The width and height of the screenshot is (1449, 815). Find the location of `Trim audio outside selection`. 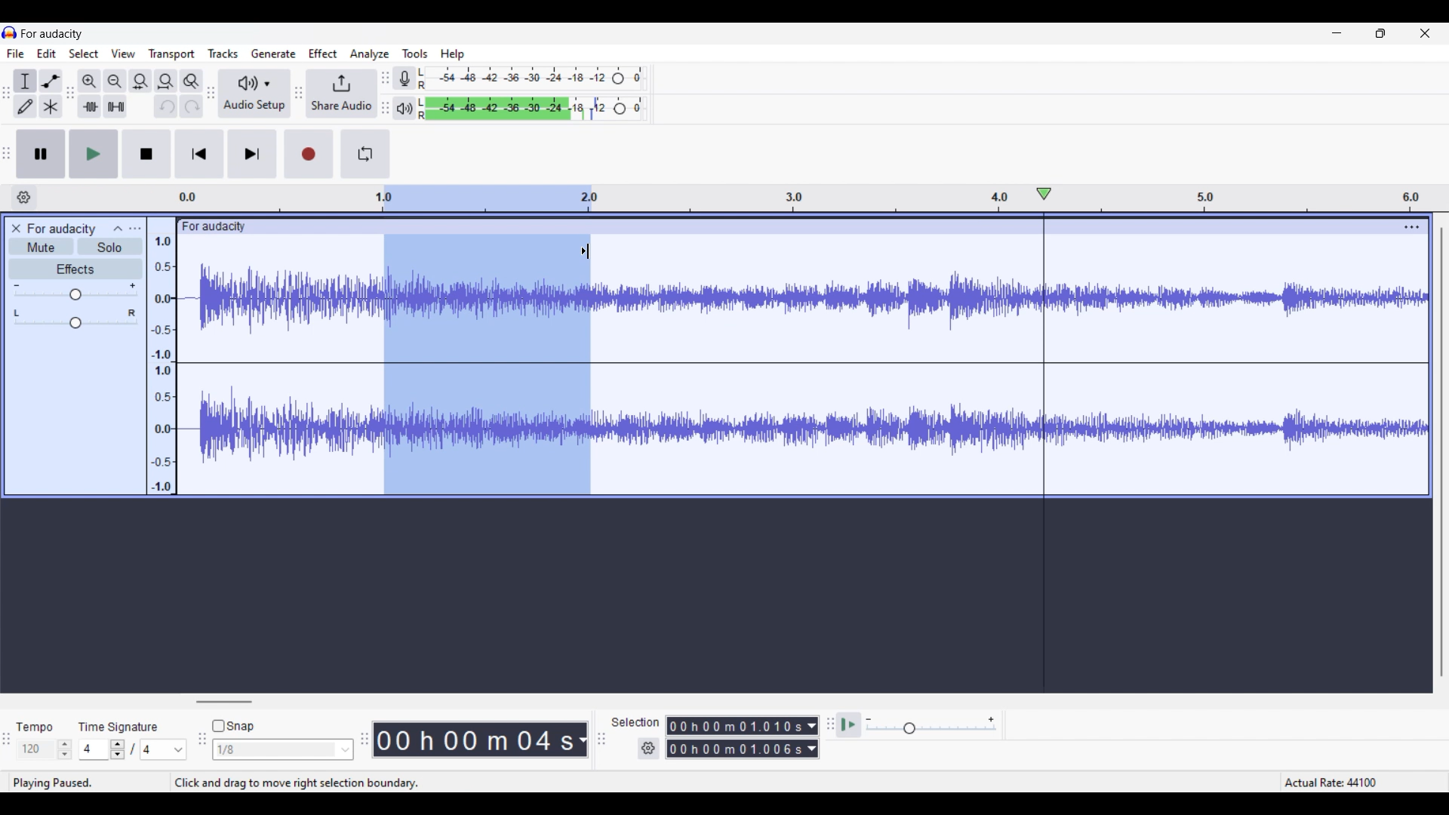

Trim audio outside selection is located at coordinates (90, 106).